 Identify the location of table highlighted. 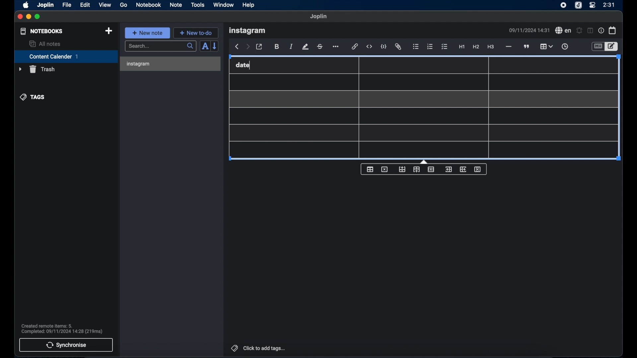
(546, 46).